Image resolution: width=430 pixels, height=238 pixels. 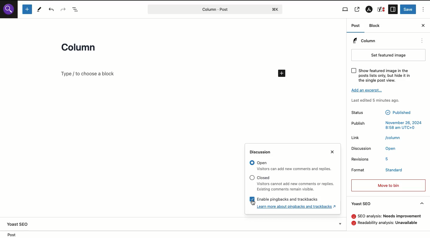 I want to click on Checkbox , so click(x=252, y=178).